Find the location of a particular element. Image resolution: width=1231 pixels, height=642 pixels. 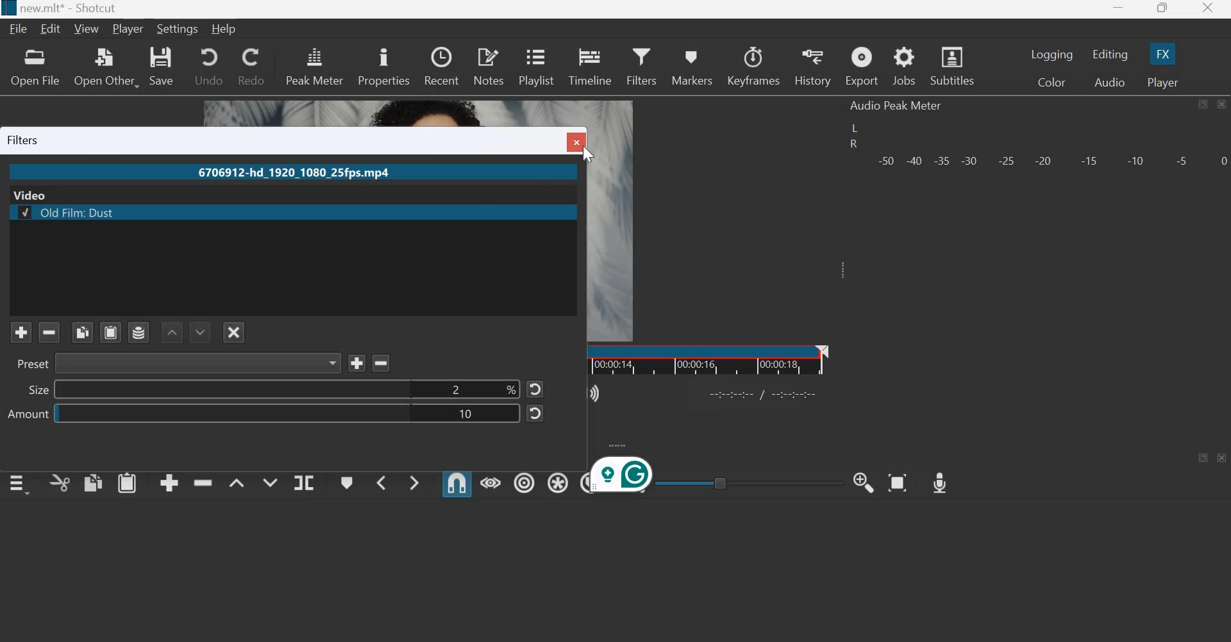

2 % is located at coordinates (287, 390).